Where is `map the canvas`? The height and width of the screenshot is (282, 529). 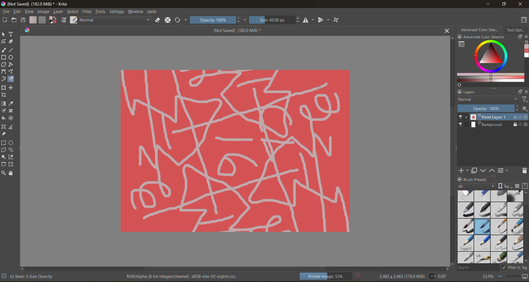
map the canvas is located at coordinates (524, 276).